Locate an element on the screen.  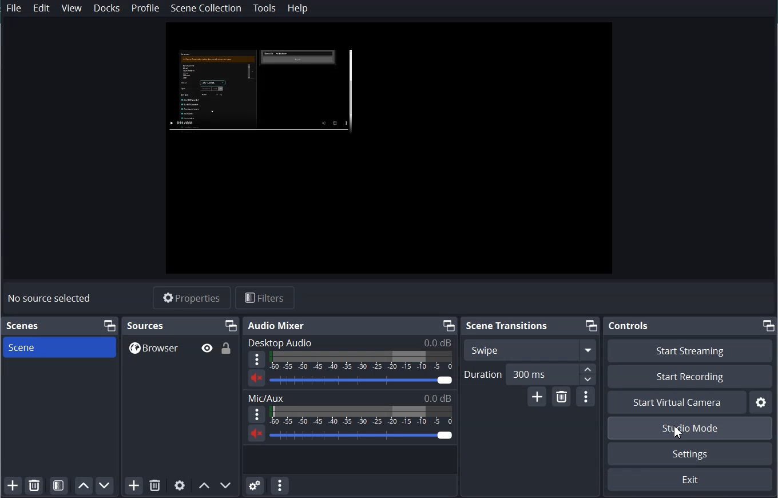
Sound is located at coordinates (256, 378).